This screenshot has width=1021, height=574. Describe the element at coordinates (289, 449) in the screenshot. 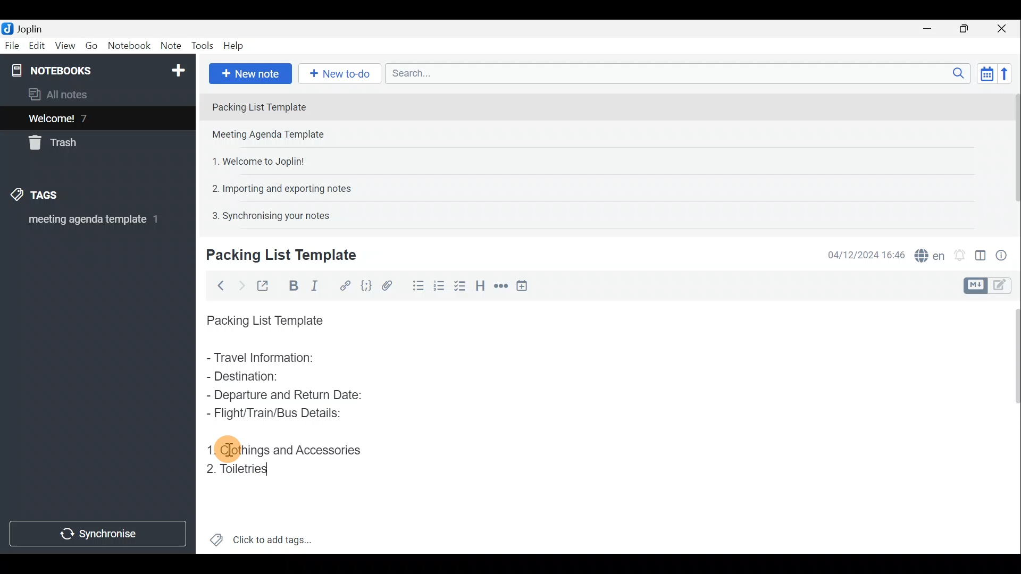

I see `Clothings and Accessories` at that location.